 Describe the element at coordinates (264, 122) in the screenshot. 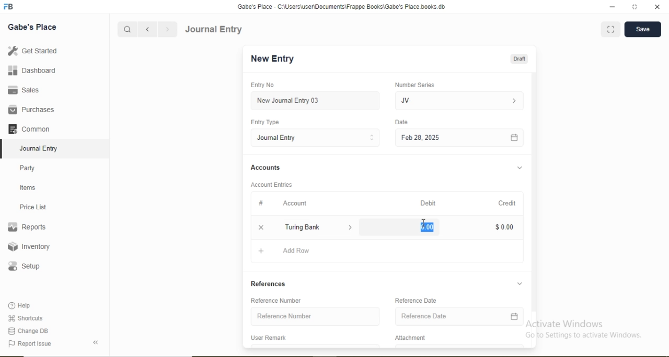

I see `Entry Type` at that location.